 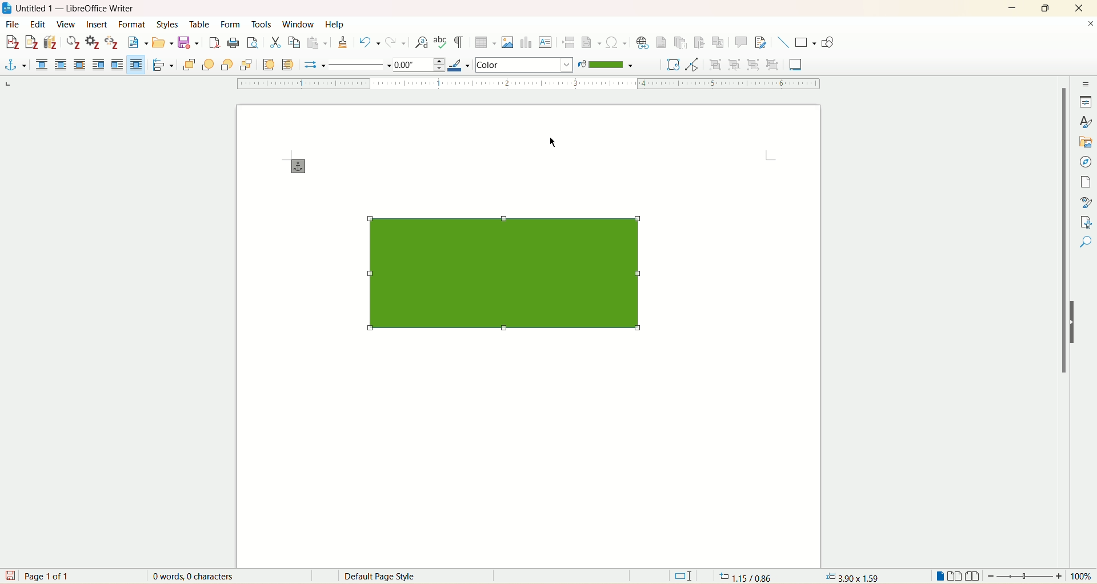 I want to click on basic shapes, so click(x=805, y=43).